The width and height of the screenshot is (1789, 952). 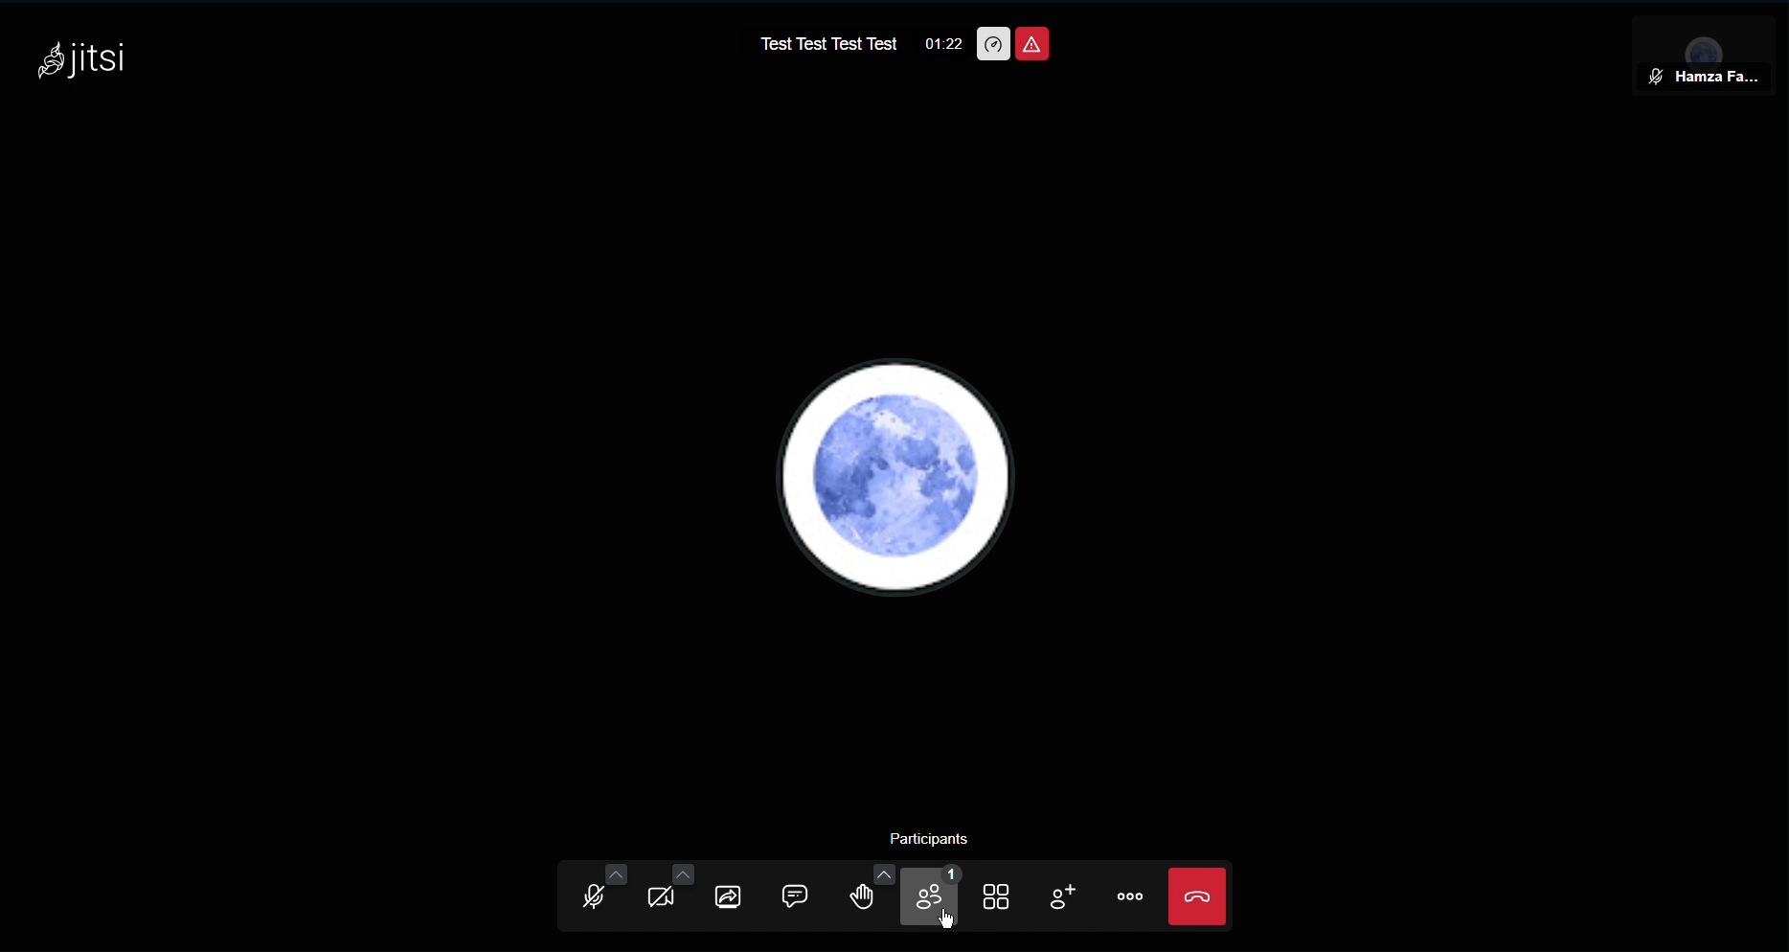 I want to click on end call, so click(x=1197, y=895).